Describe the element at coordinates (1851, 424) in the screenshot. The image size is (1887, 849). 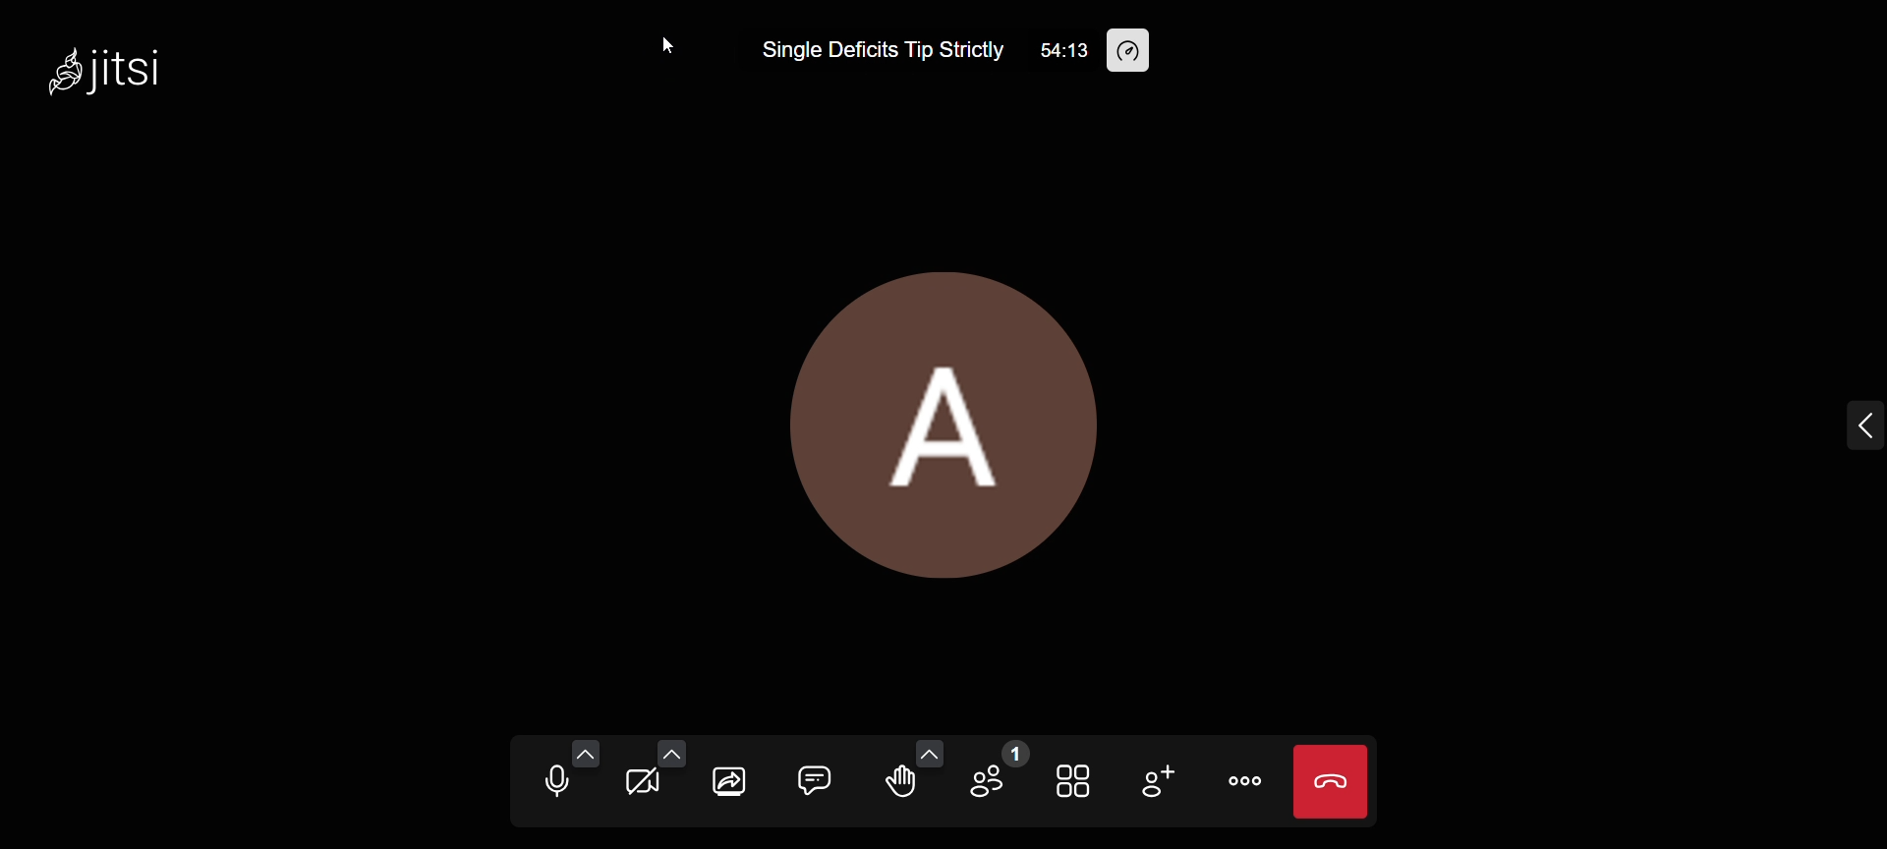
I see `expand` at that location.